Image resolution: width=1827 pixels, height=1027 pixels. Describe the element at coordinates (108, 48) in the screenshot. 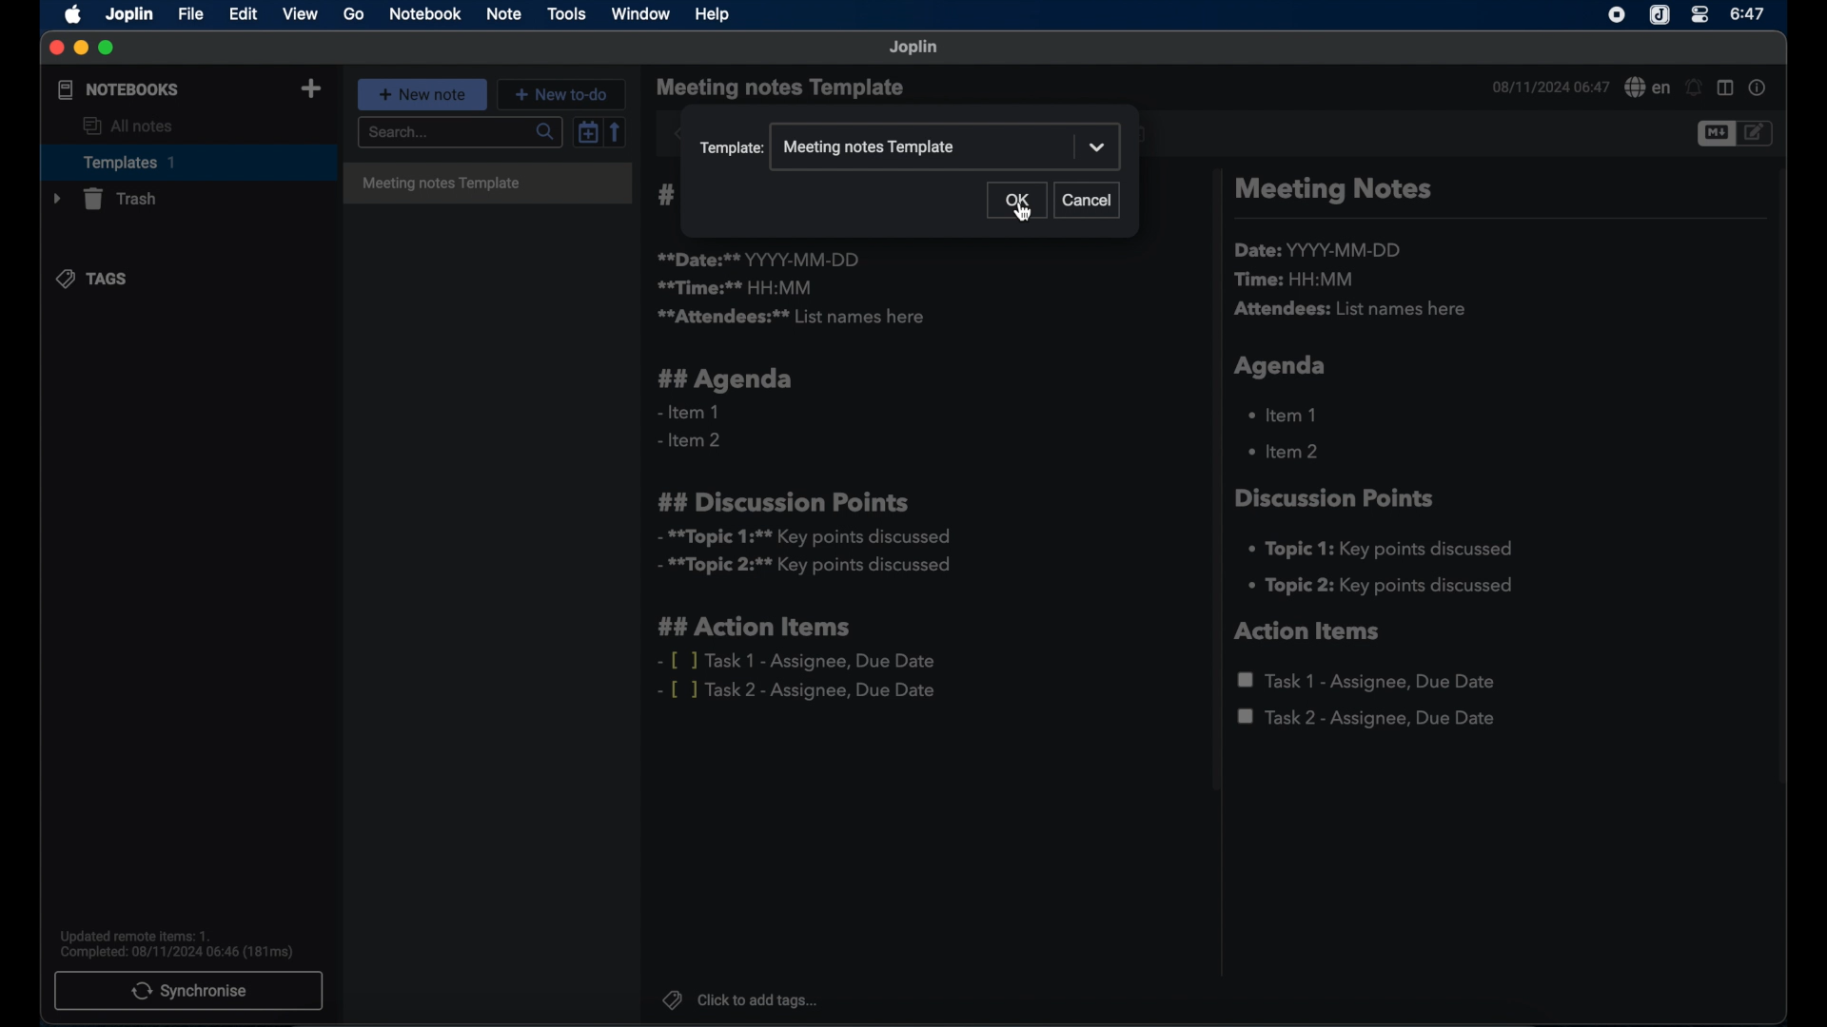

I see `maximize` at that location.